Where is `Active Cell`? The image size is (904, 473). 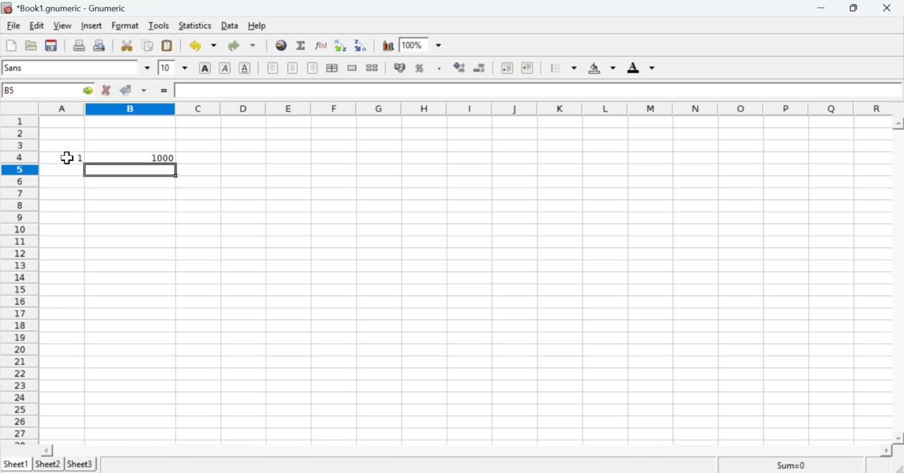 Active Cell is located at coordinates (47, 90).